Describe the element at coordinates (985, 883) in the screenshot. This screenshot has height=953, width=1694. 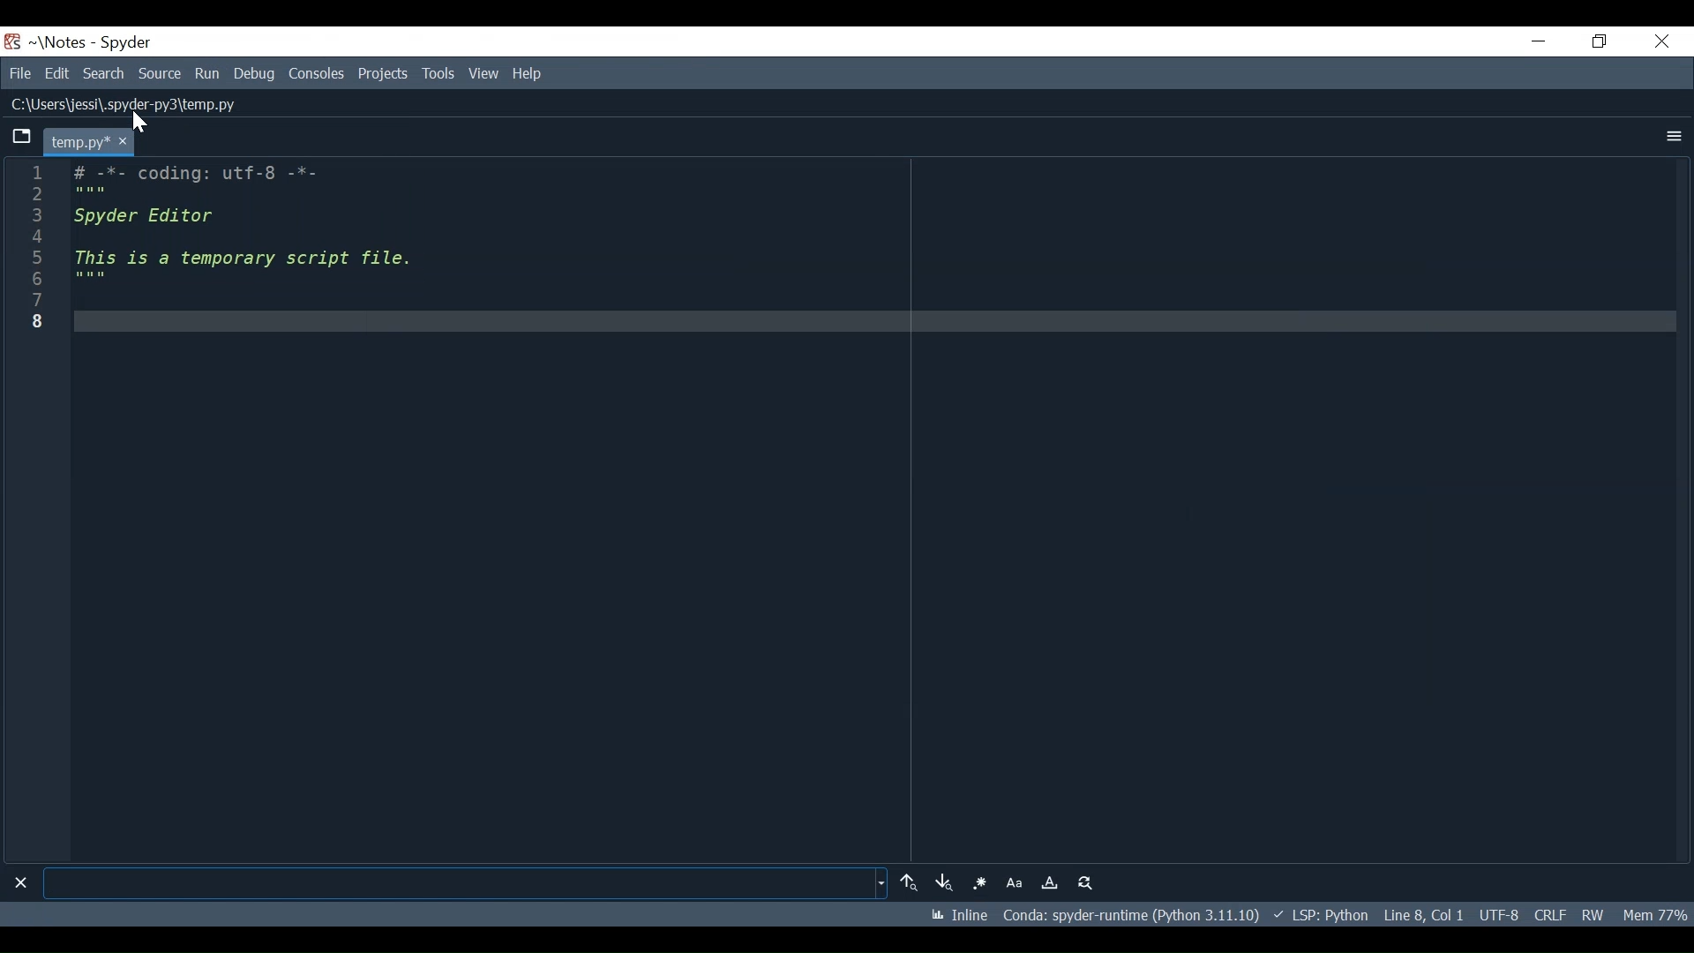
I see `Use regular Expressions` at that location.